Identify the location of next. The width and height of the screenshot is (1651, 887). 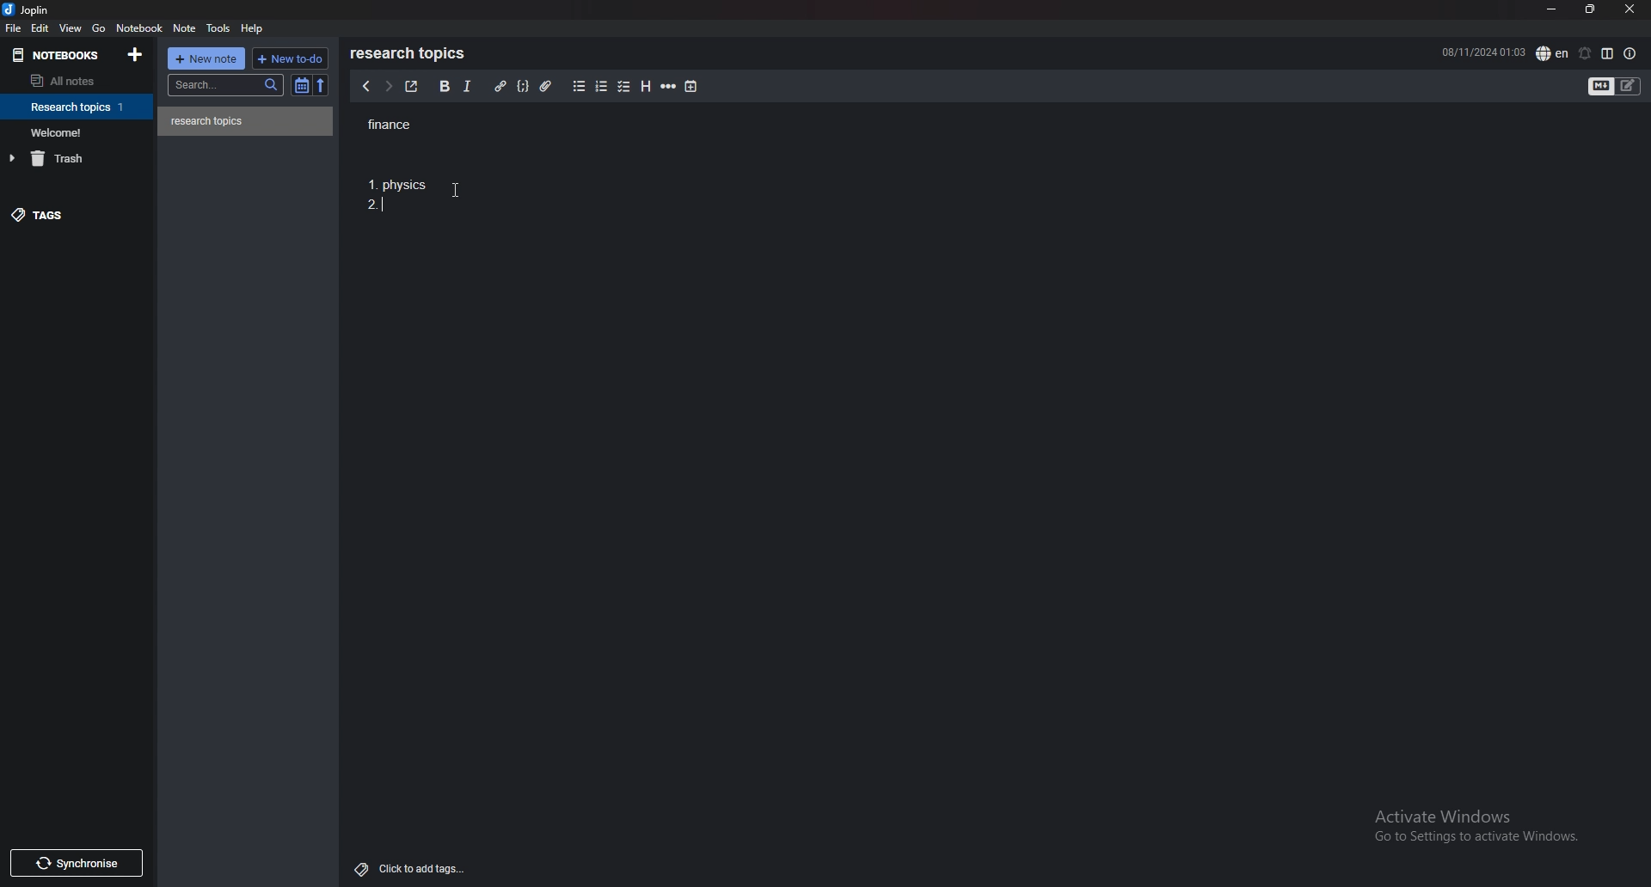
(386, 88).